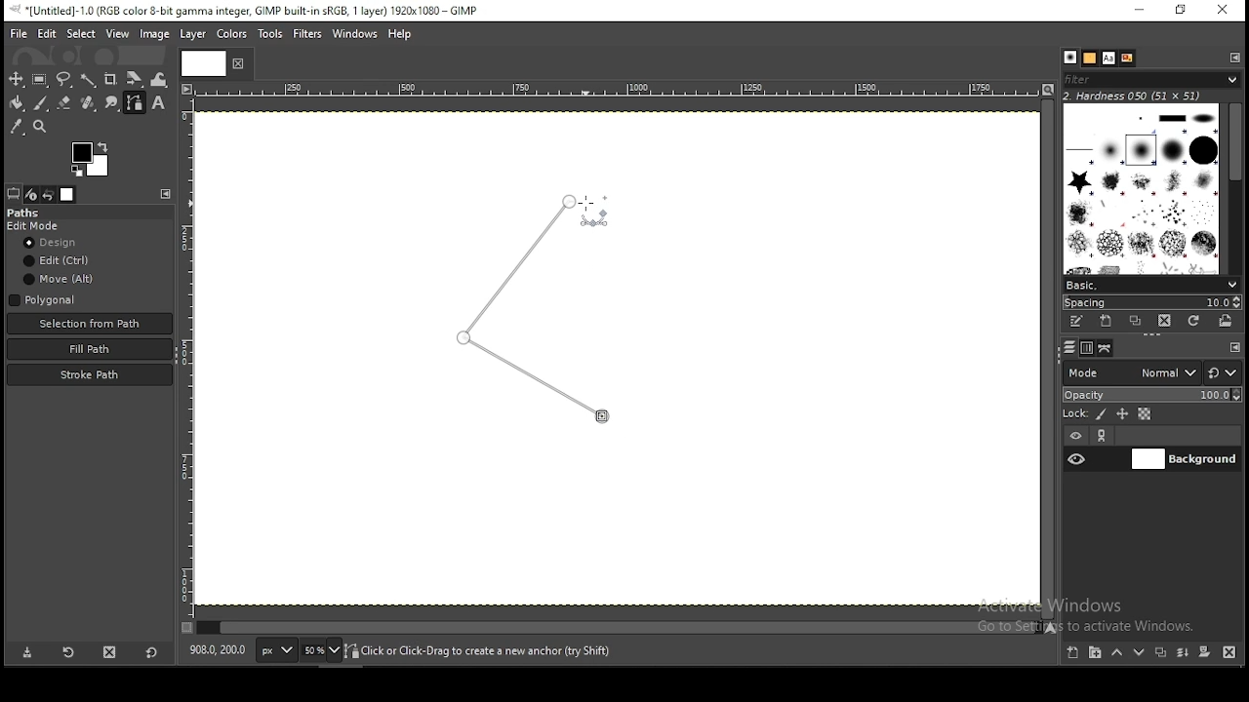 This screenshot has width=1249, height=702. What do you see at coordinates (1151, 396) in the screenshot?
I see `opacity` at bounding box center [1151, 396].